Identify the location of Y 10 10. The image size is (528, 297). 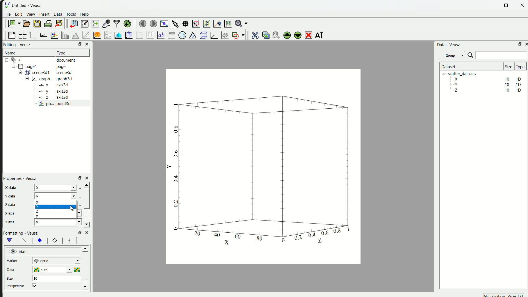
(486, 85).